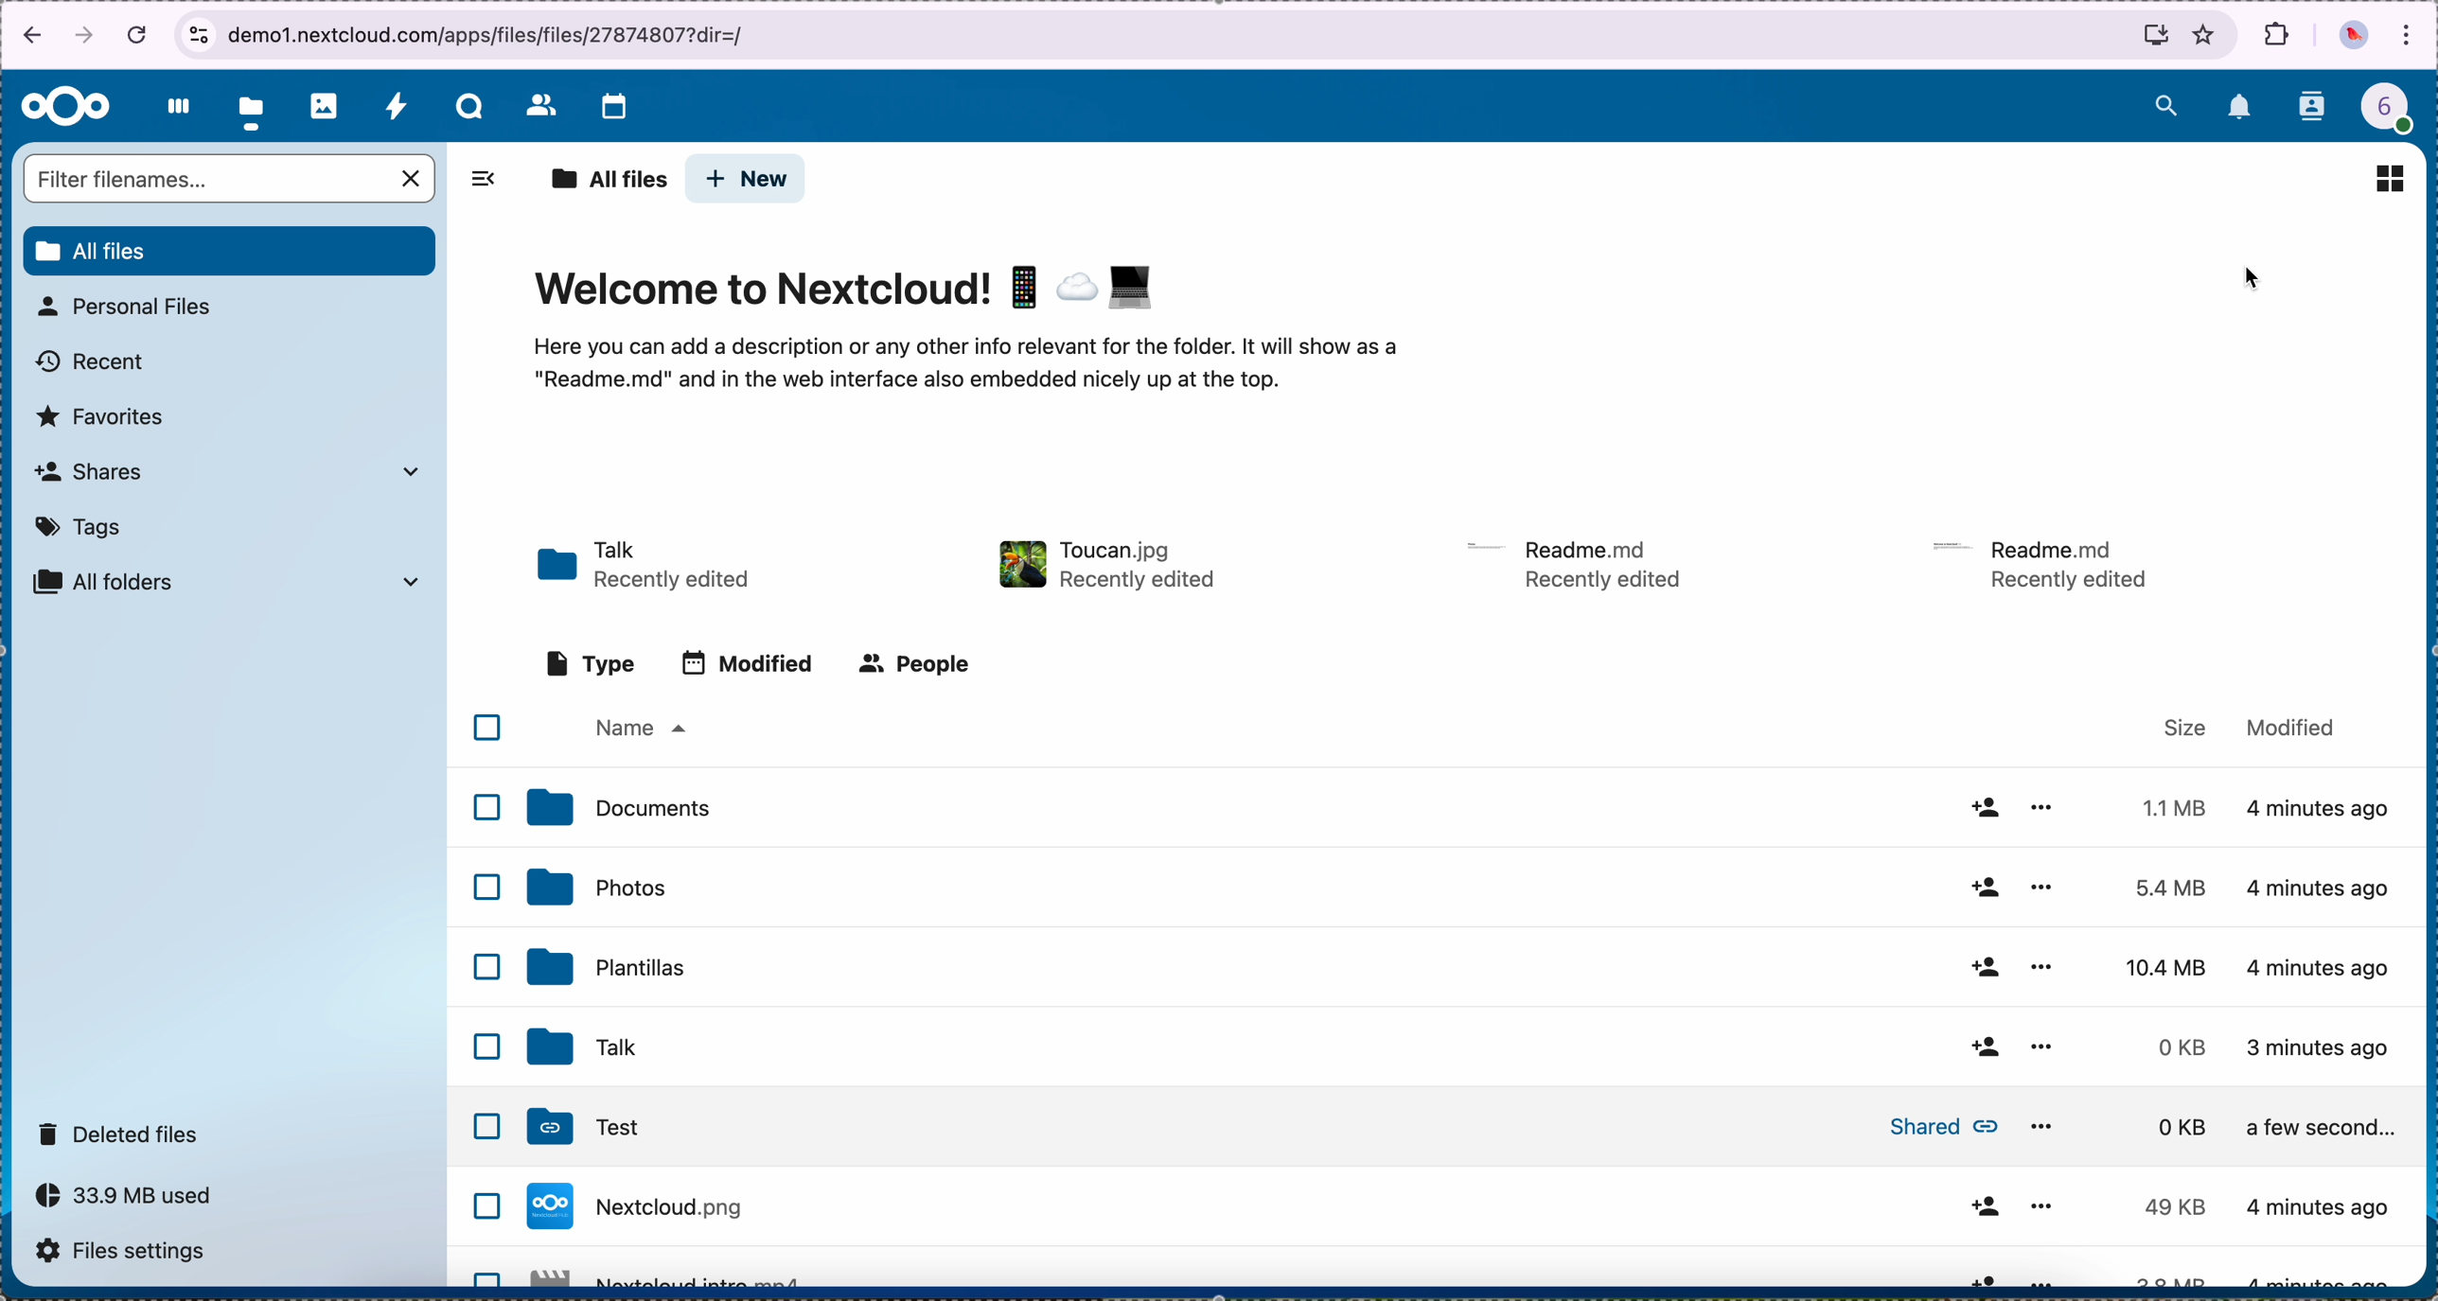 The image size is (2438, 1301). I want to click on customize and control Google Chrome, so click(2408, 37).